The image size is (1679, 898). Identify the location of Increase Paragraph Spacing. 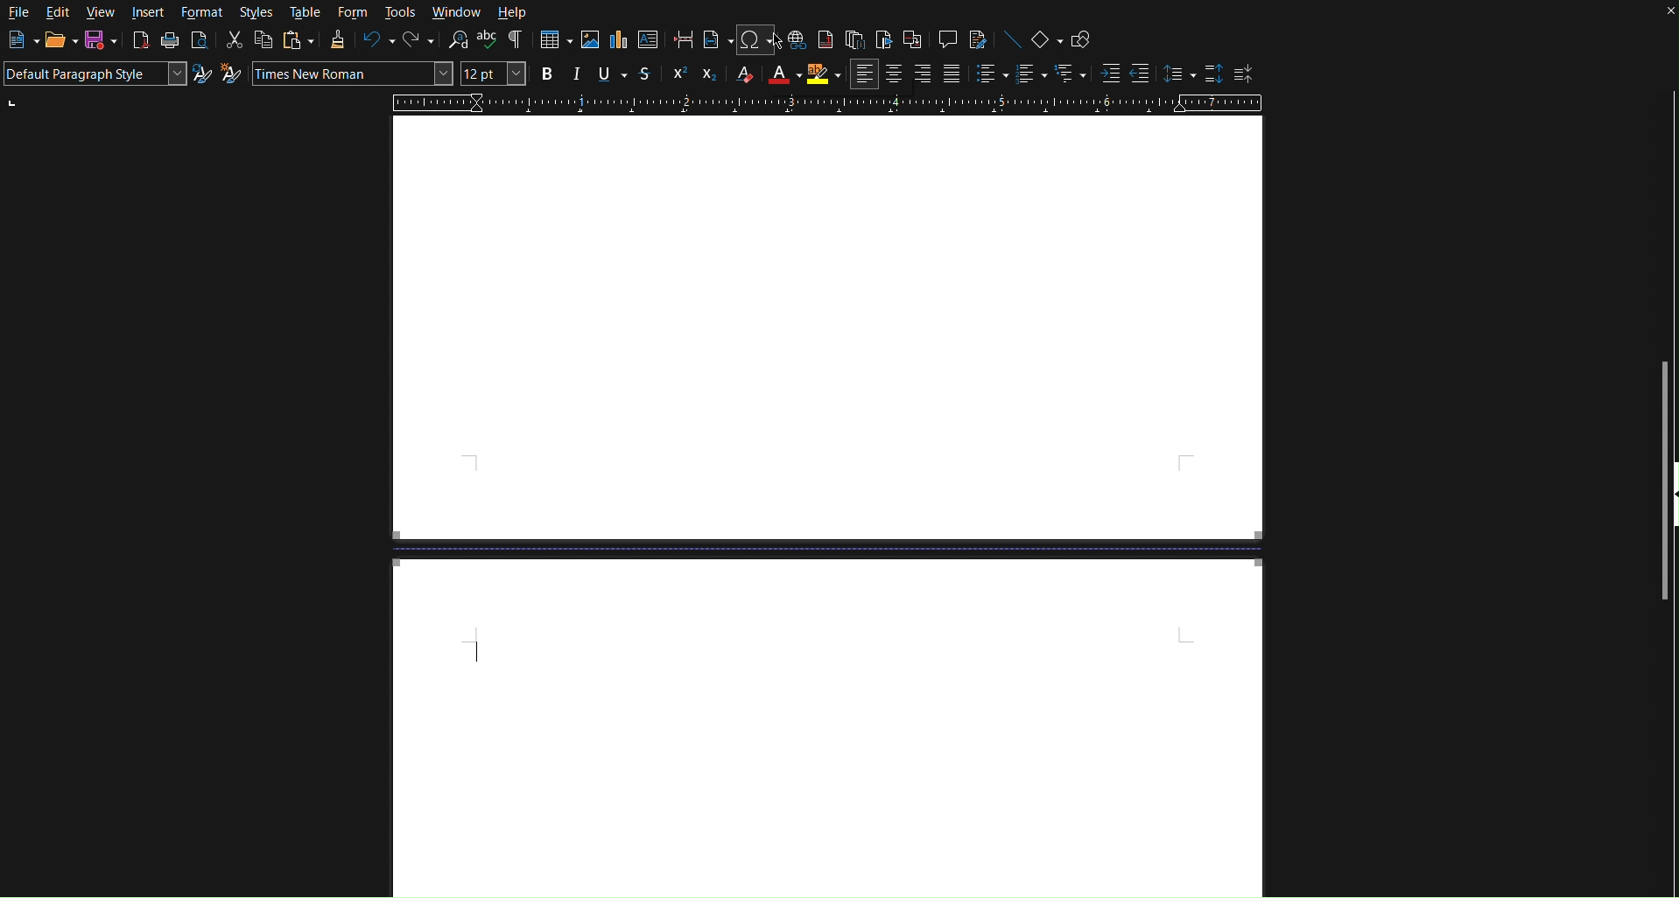
(1211, 73).